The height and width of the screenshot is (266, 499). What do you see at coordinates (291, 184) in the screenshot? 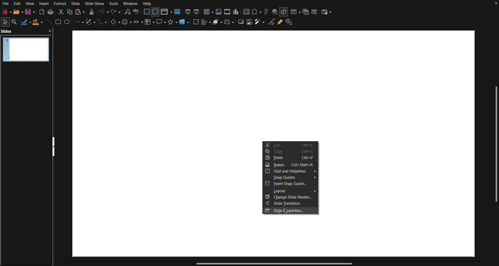
I see `Insert Snap Guide` at bounding box center [291, 184].